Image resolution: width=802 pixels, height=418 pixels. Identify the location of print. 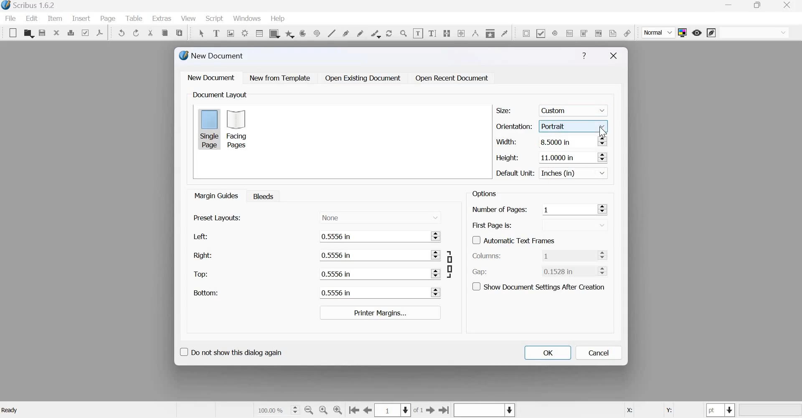
(71, 33).